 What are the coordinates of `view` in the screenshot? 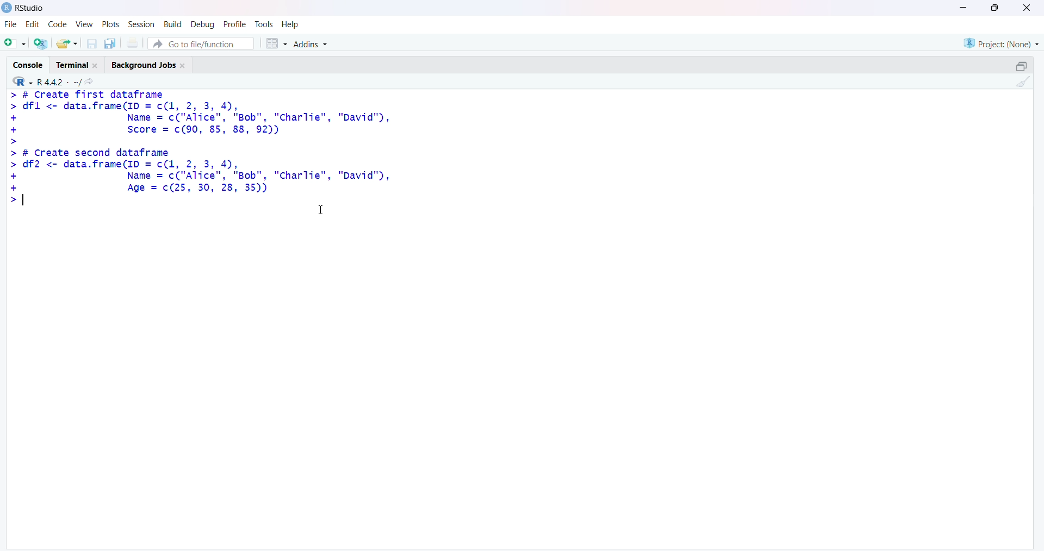 It's located at (85, 25).